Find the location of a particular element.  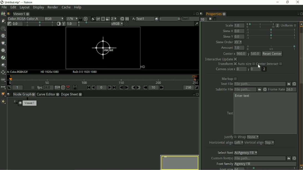

Canvas size is located at coordinates (225, 69).